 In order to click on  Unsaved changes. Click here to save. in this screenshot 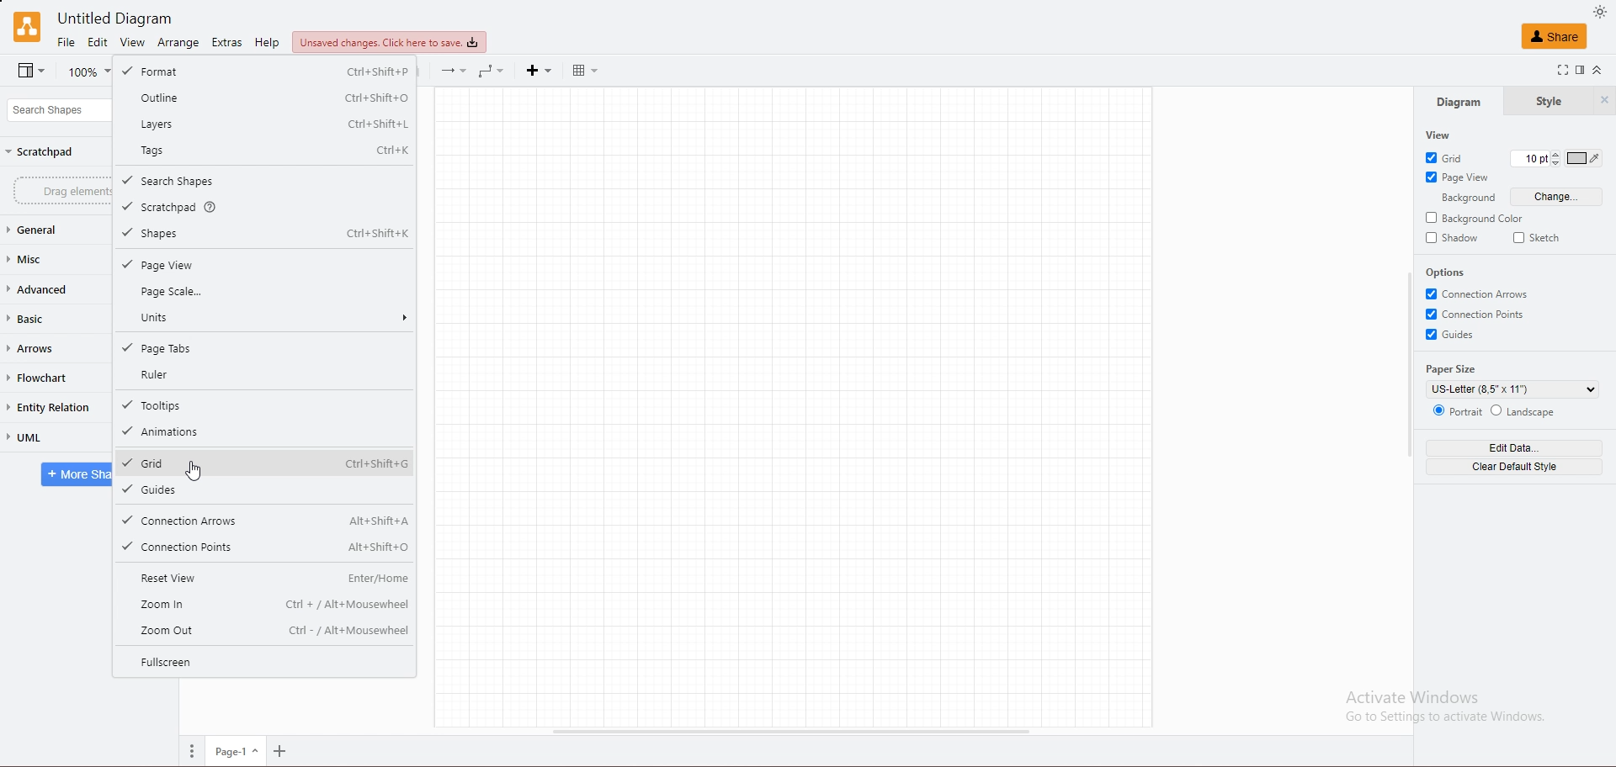, I will do `click(393, 43)`.